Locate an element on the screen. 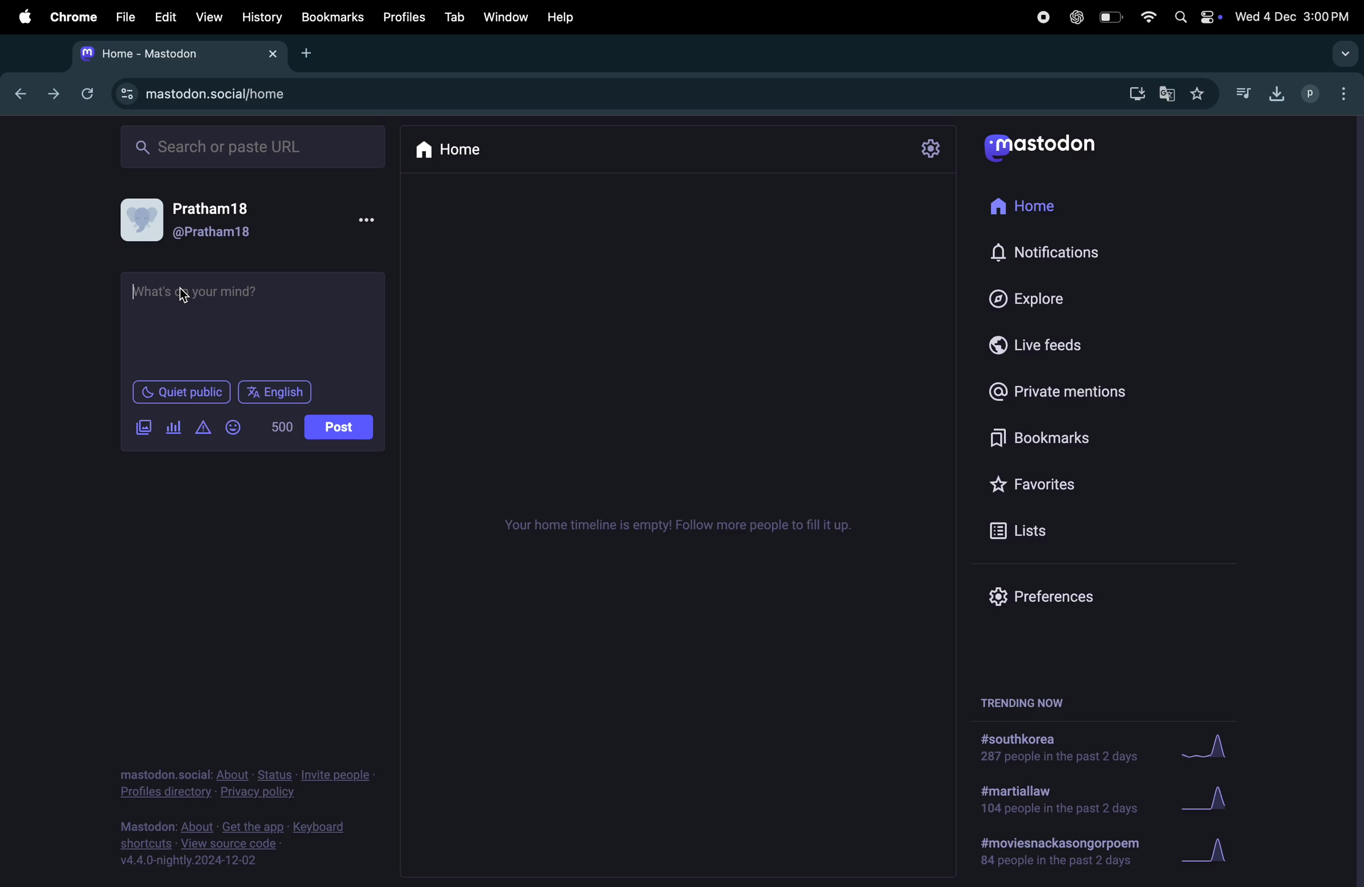 This screenshot has width=1364, height=887. wifi is located at coordinates (1146, 18).